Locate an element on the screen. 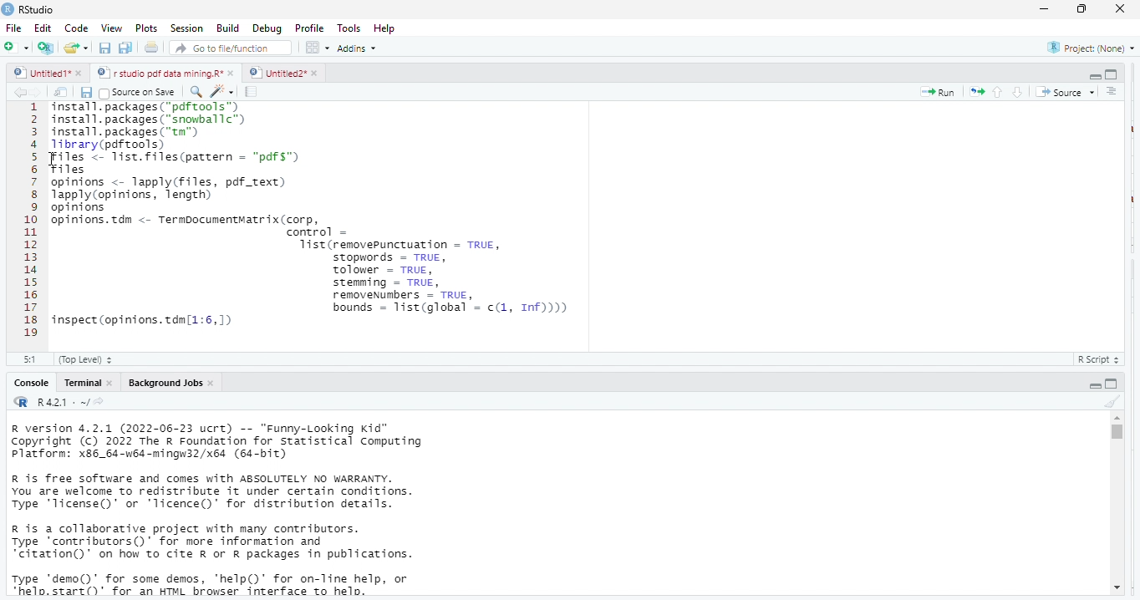  R421: ~/ is located at coordinates (70, 403).